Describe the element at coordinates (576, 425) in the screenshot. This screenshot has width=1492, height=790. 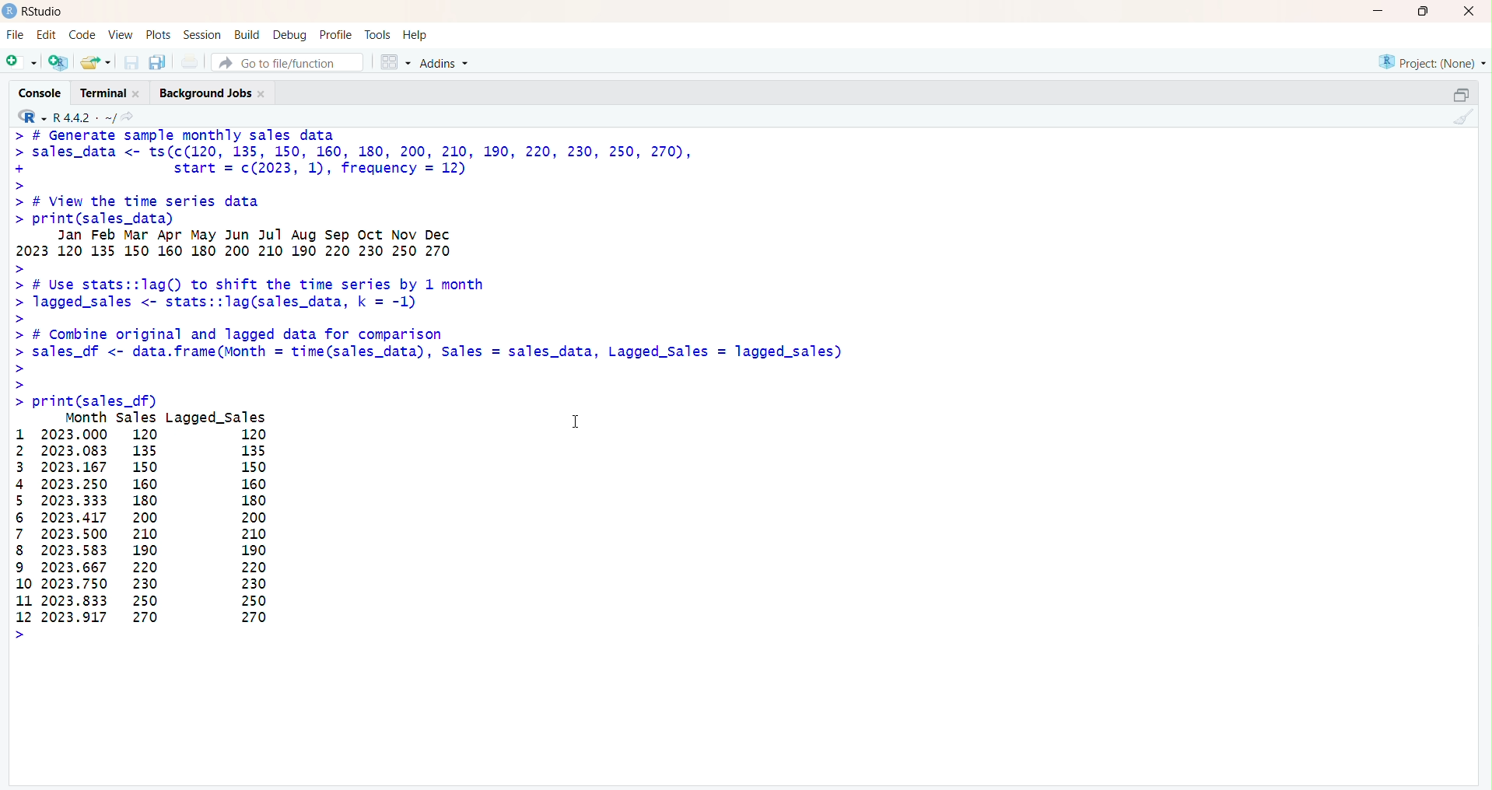
I see `cursor` at that location.